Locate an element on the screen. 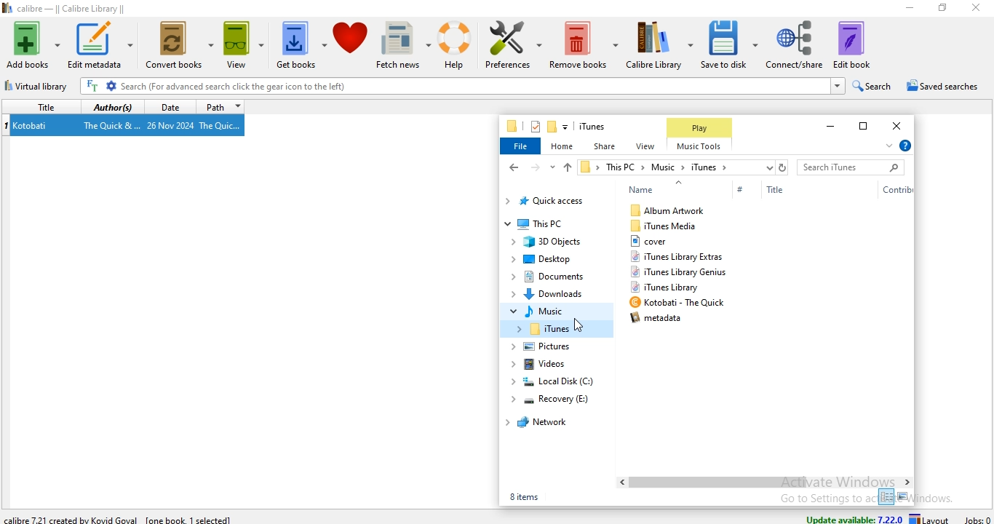 This screenshot has height=524, width=994. 3D Objects is located at coordinates (548, 243).